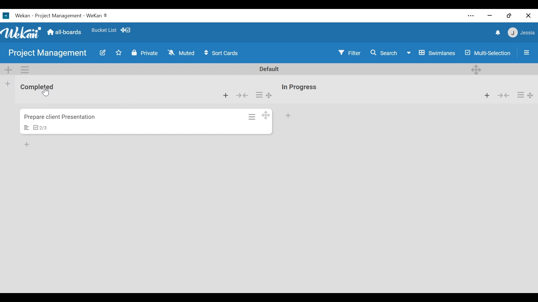 Image resolution: width=538 pixels, height=302 pixels. Describe the element at coordinates (530, 96) in the screenshot. I see `Desktop drag handles ` at that location.